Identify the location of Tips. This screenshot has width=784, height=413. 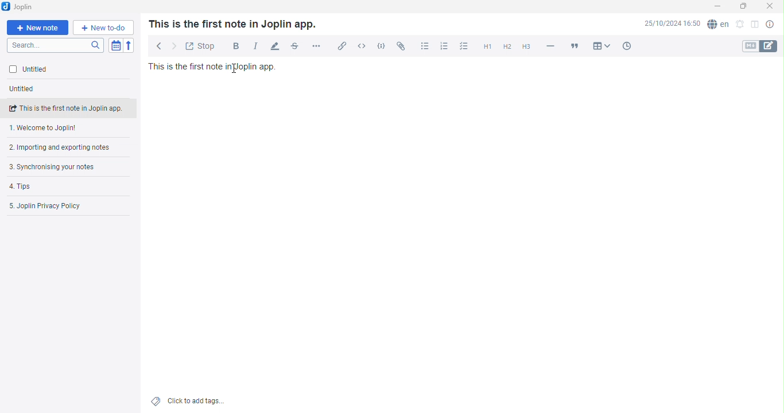
(54, 186).